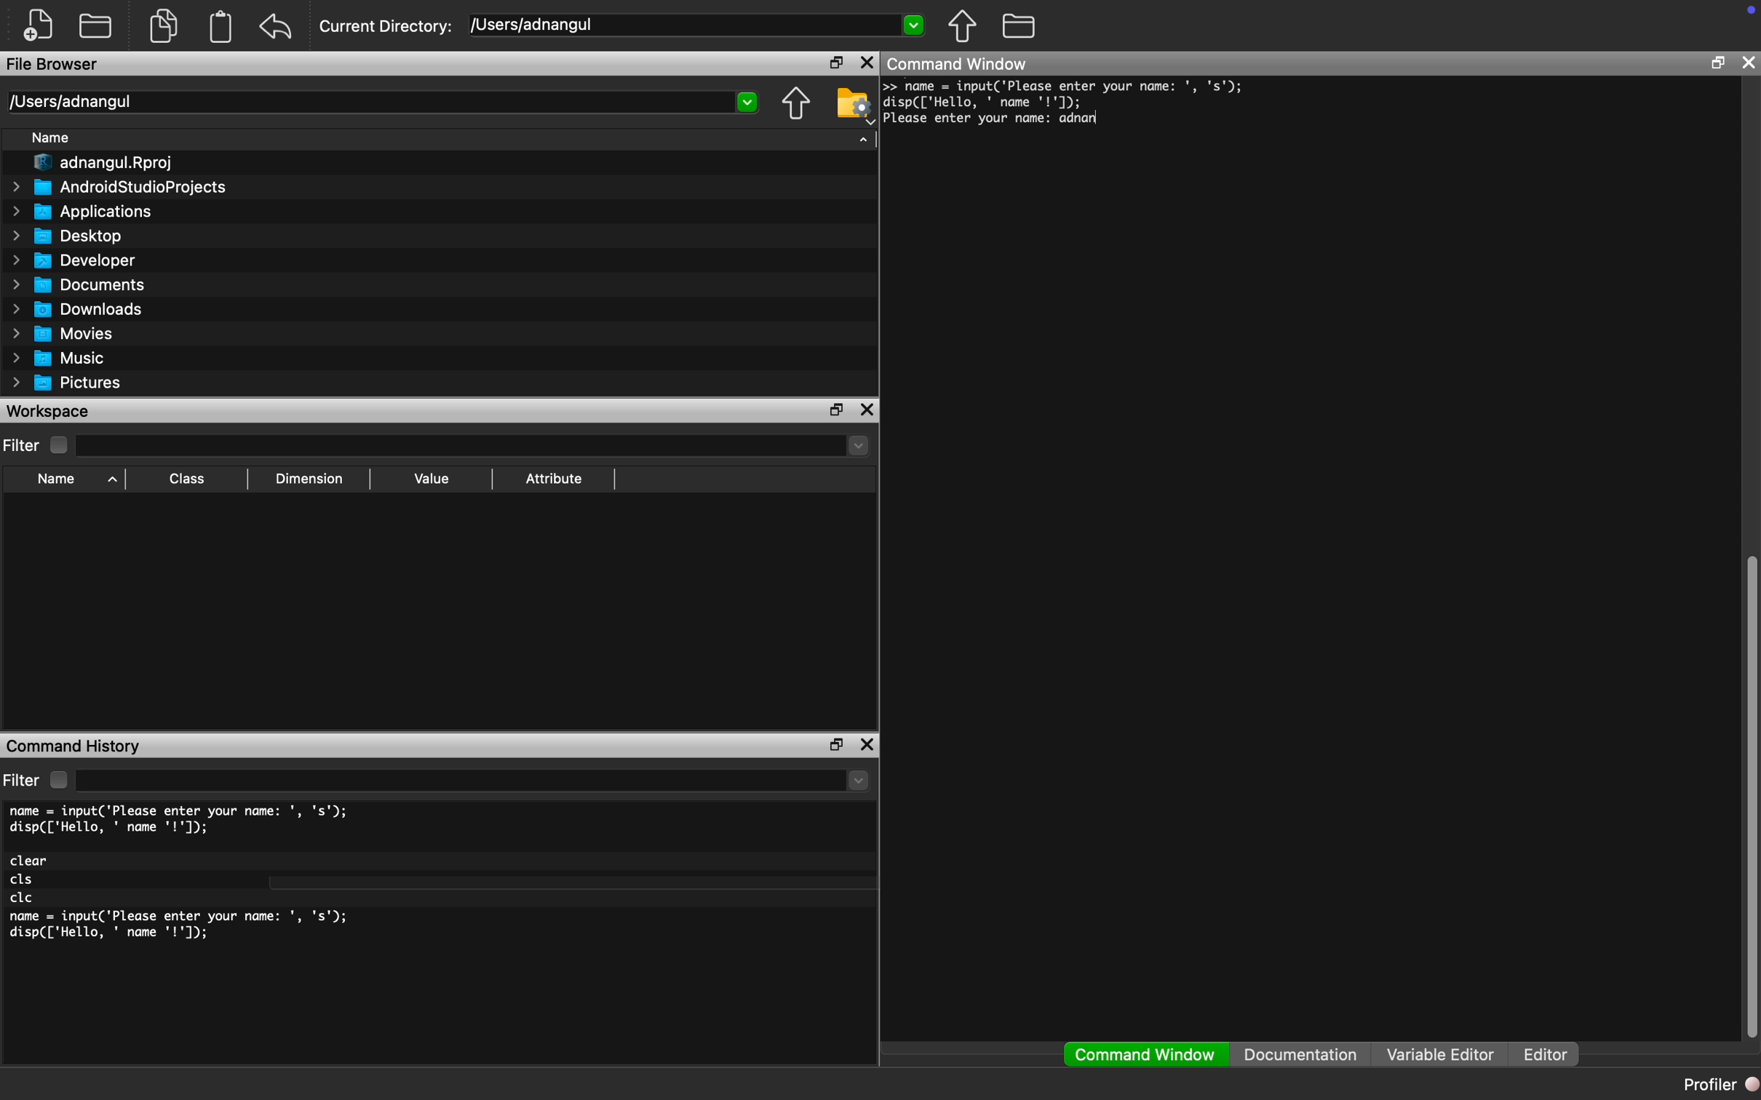 The image size is (1761, 1100). I want to click on Collapse, so click(864, 139).